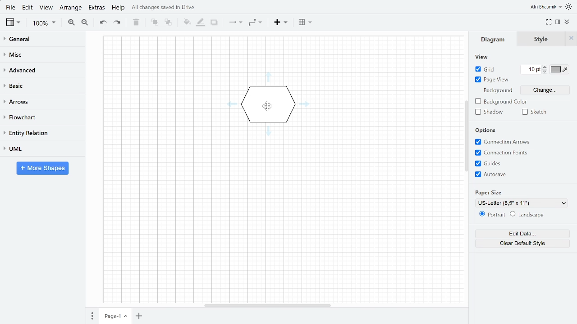 This screenshot has height=324, width=577. I want to click on Grid, so click(485, 69).